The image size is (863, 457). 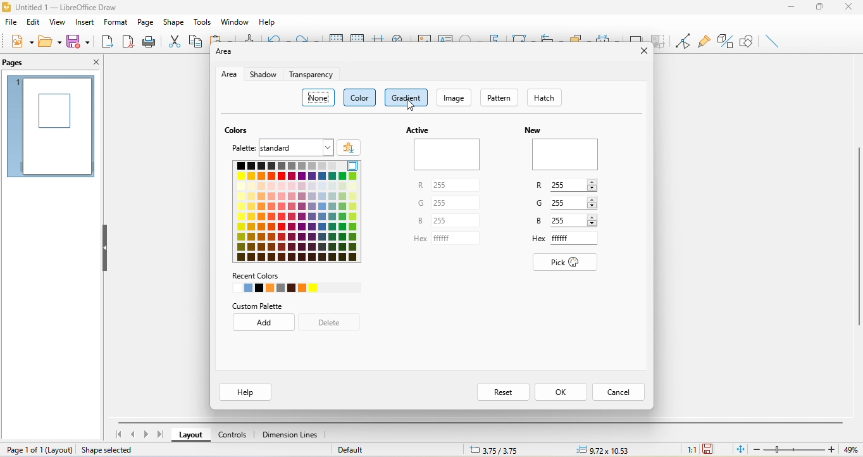 What do you see at coordinates (39, 450) in the screenshot?
I see `page 1 of 1` at bounding box center [39, 450].